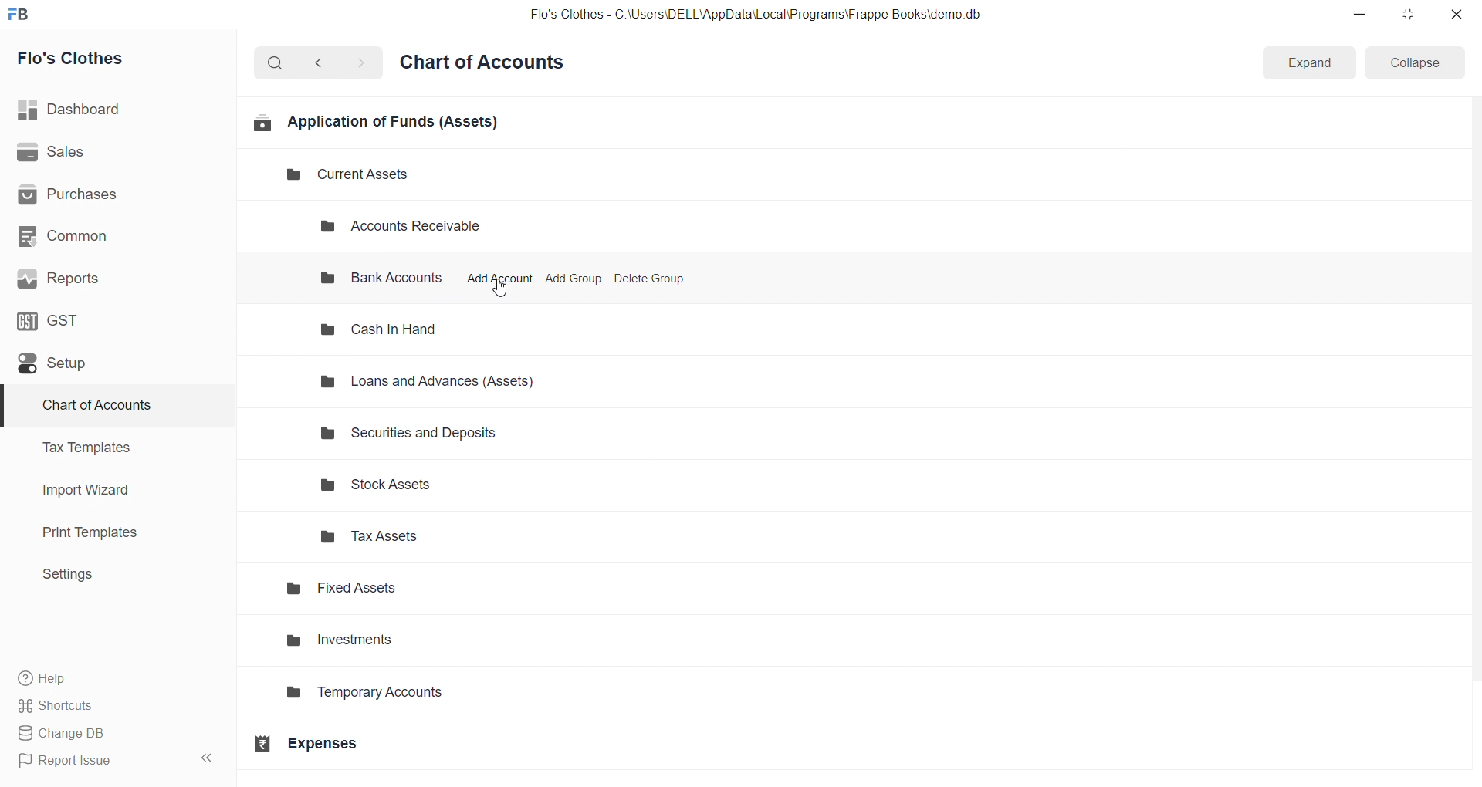 The height and width of the screenshot is (787, 1482). I want to click on Purchases, so click(110, 195).